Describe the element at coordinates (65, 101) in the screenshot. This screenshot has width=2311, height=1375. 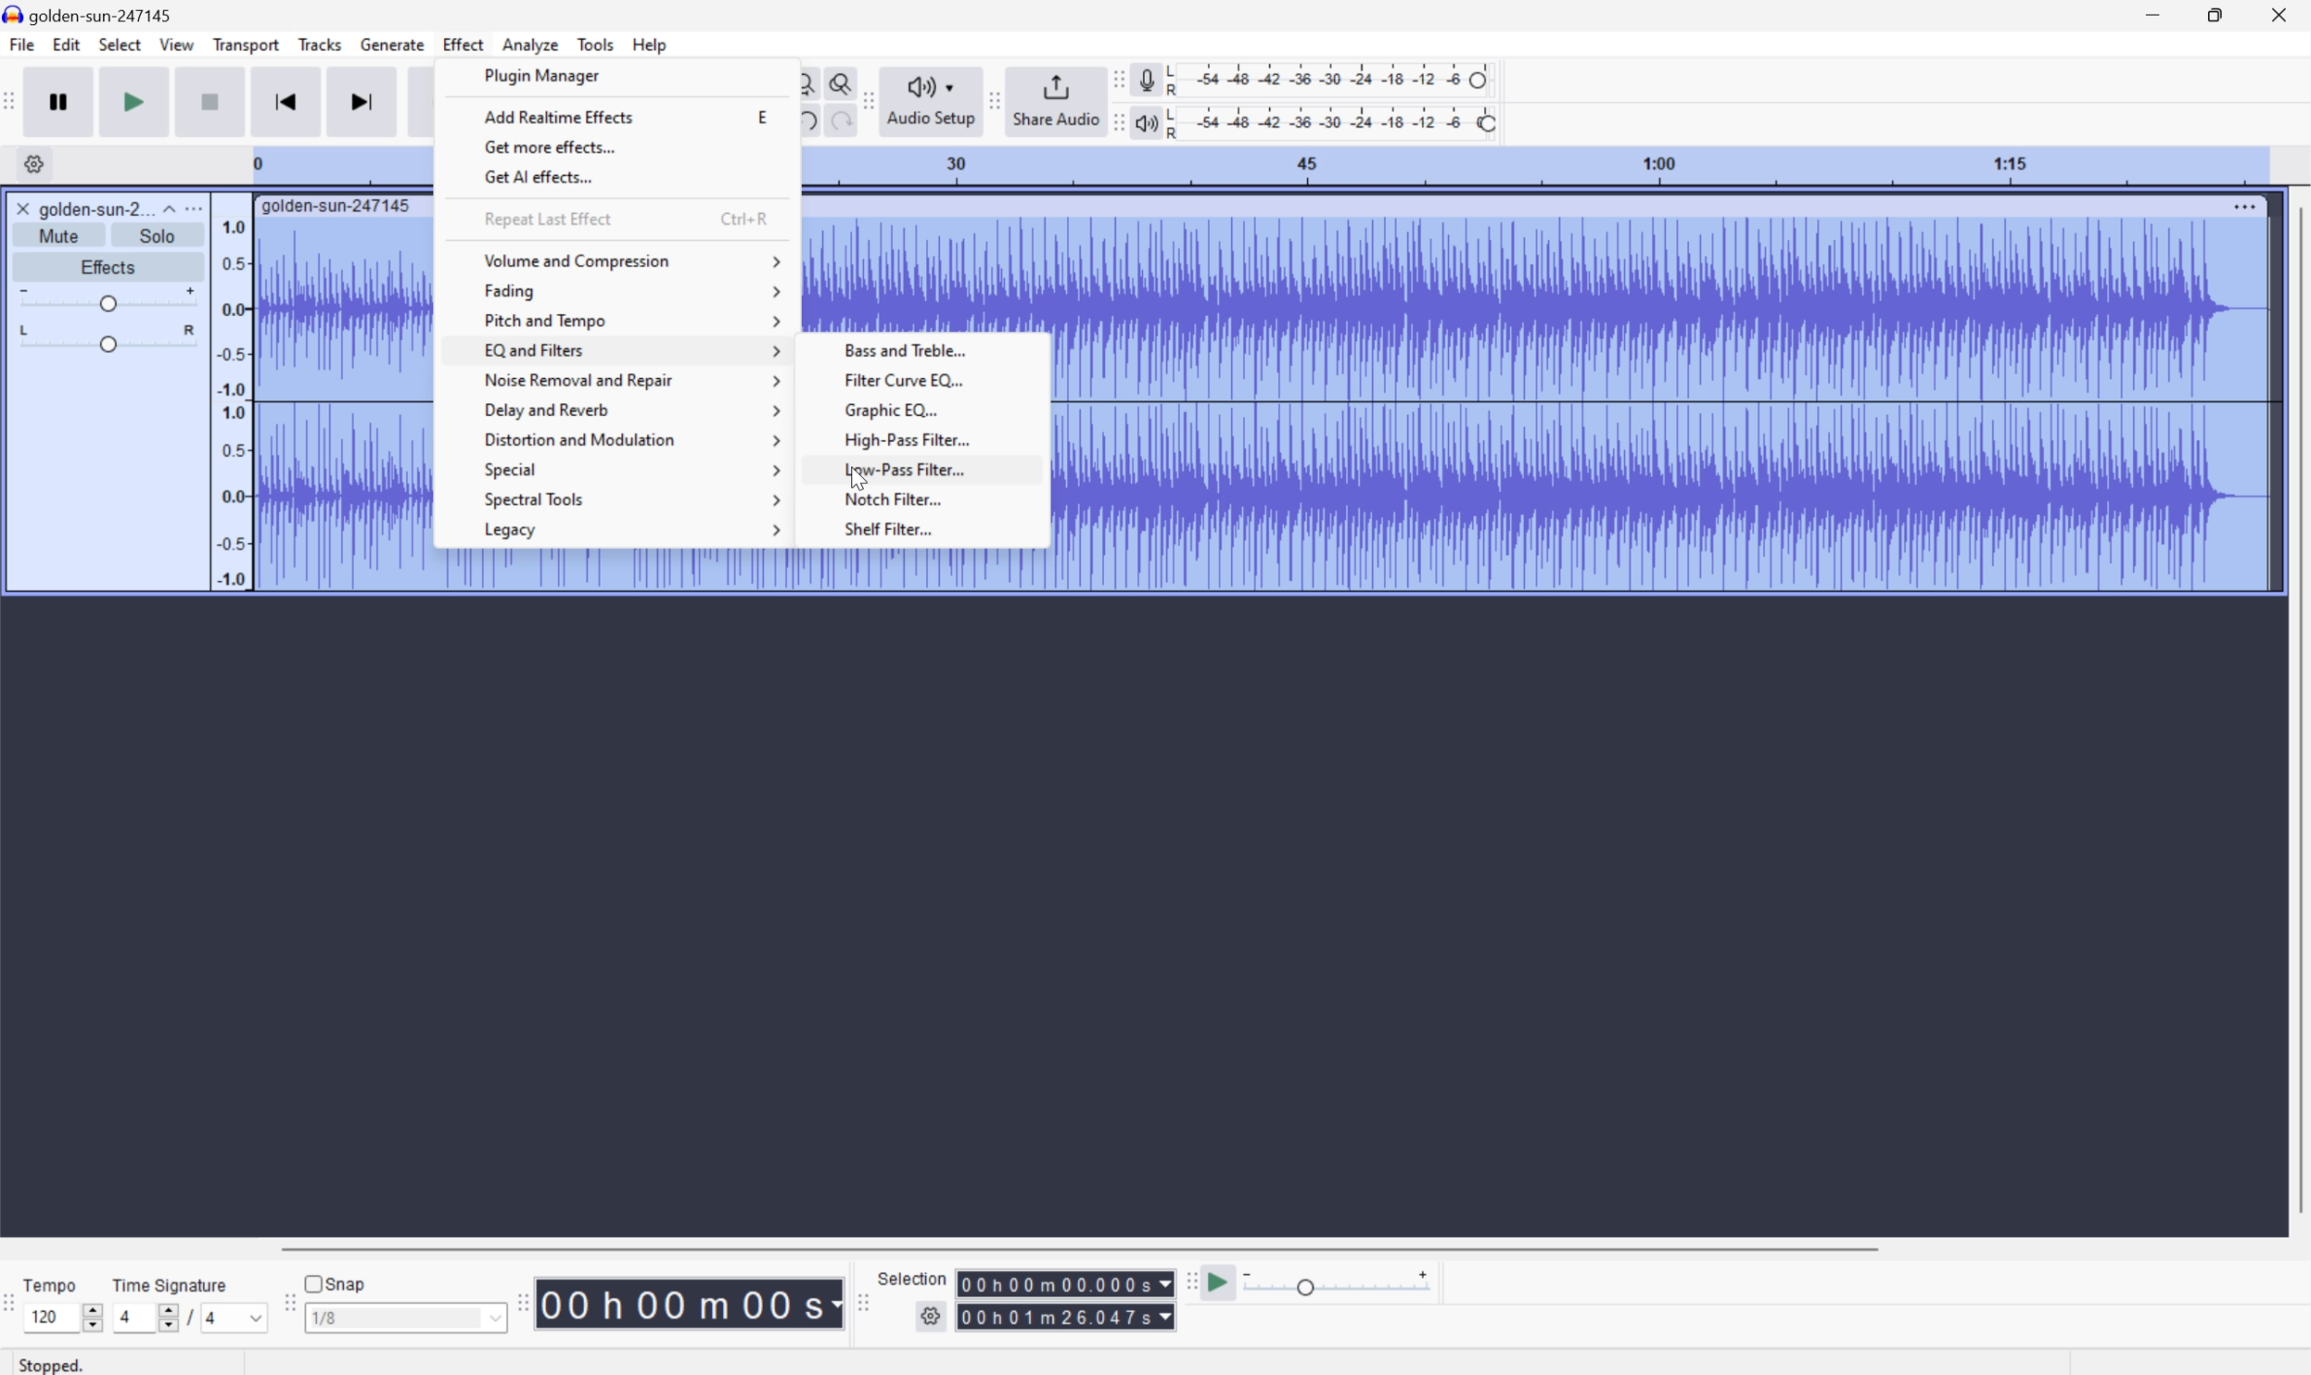
I see `Pause` at that location.